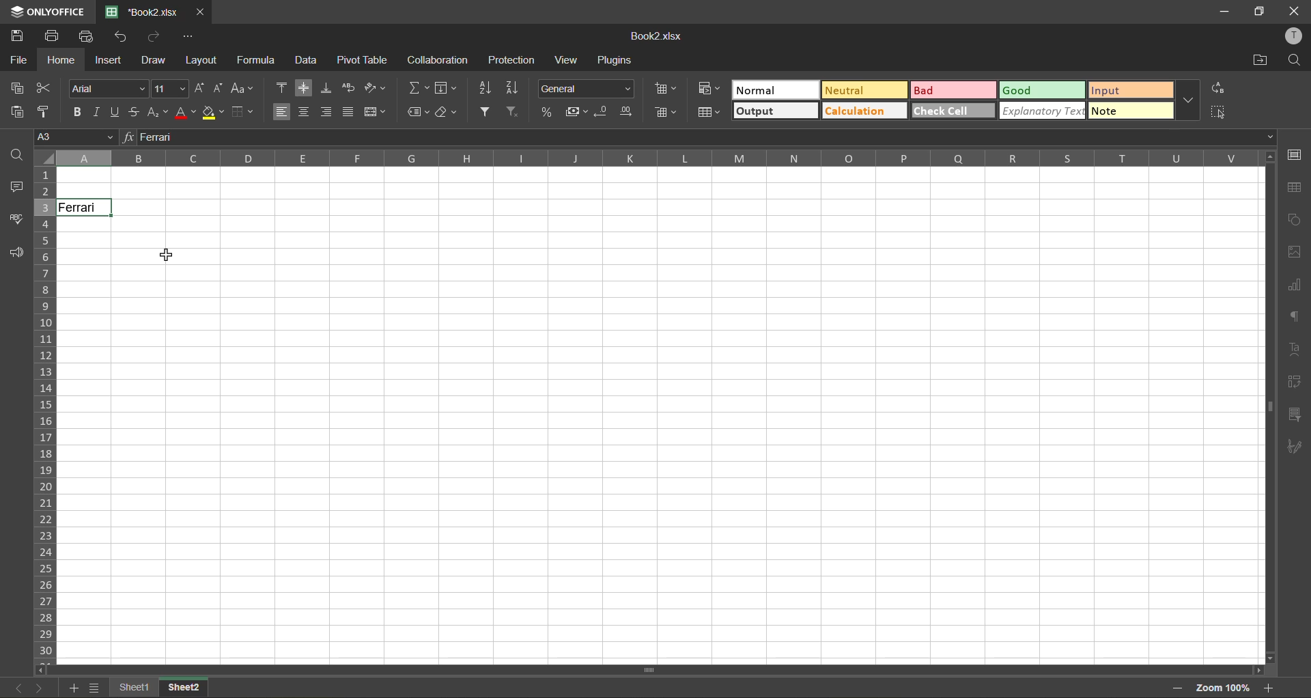 Image resolution: width=1311 pixels, height=698 pixels. I want to click on draw, so click(153, 61).